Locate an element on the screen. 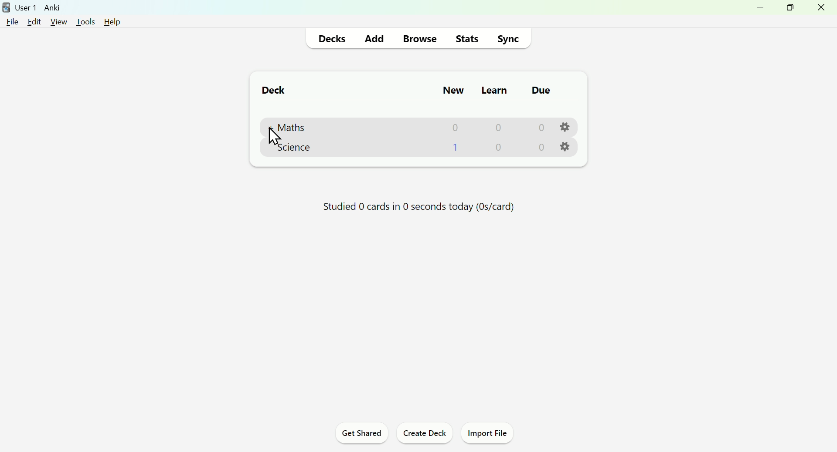 Image resolution: width=837 pixels, height=452 pixels. Minimize is located at coordinates (757, 11).